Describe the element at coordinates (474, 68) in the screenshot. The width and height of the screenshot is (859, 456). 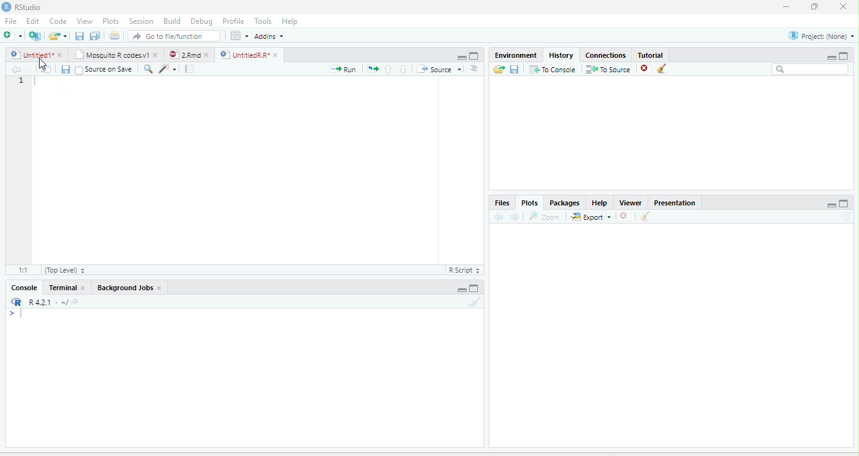
I see `Show document outline` at that location.